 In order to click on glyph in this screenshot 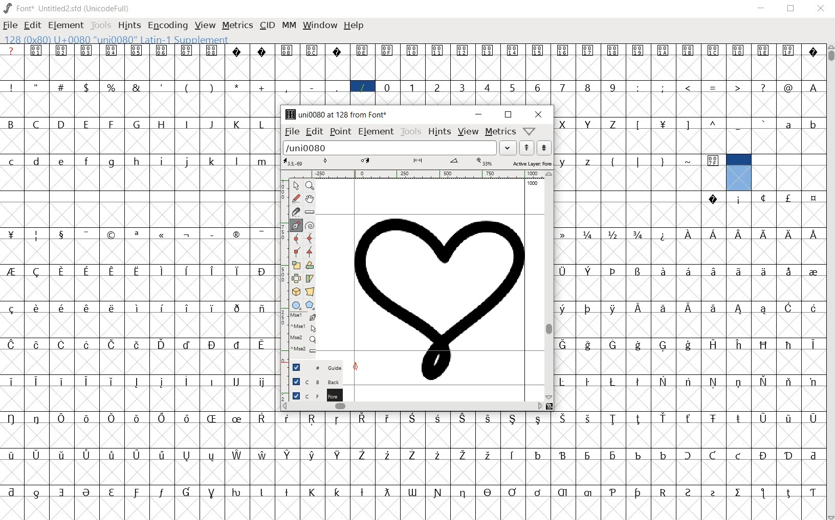, I will do `click(187, 235)`.